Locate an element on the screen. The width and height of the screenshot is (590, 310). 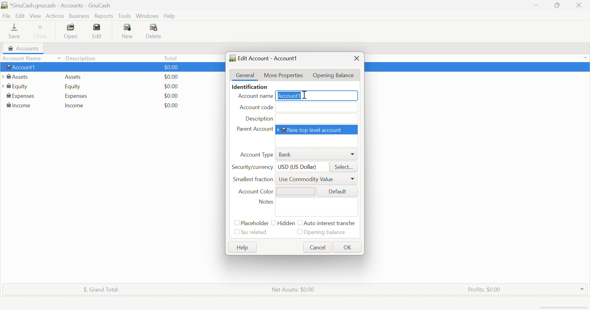
More is located at coordinates (353, 179).